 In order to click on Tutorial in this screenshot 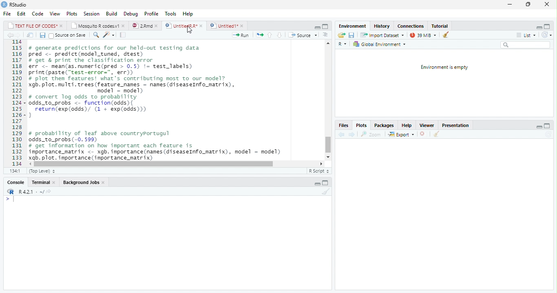, I will do `click(441, 26)`.